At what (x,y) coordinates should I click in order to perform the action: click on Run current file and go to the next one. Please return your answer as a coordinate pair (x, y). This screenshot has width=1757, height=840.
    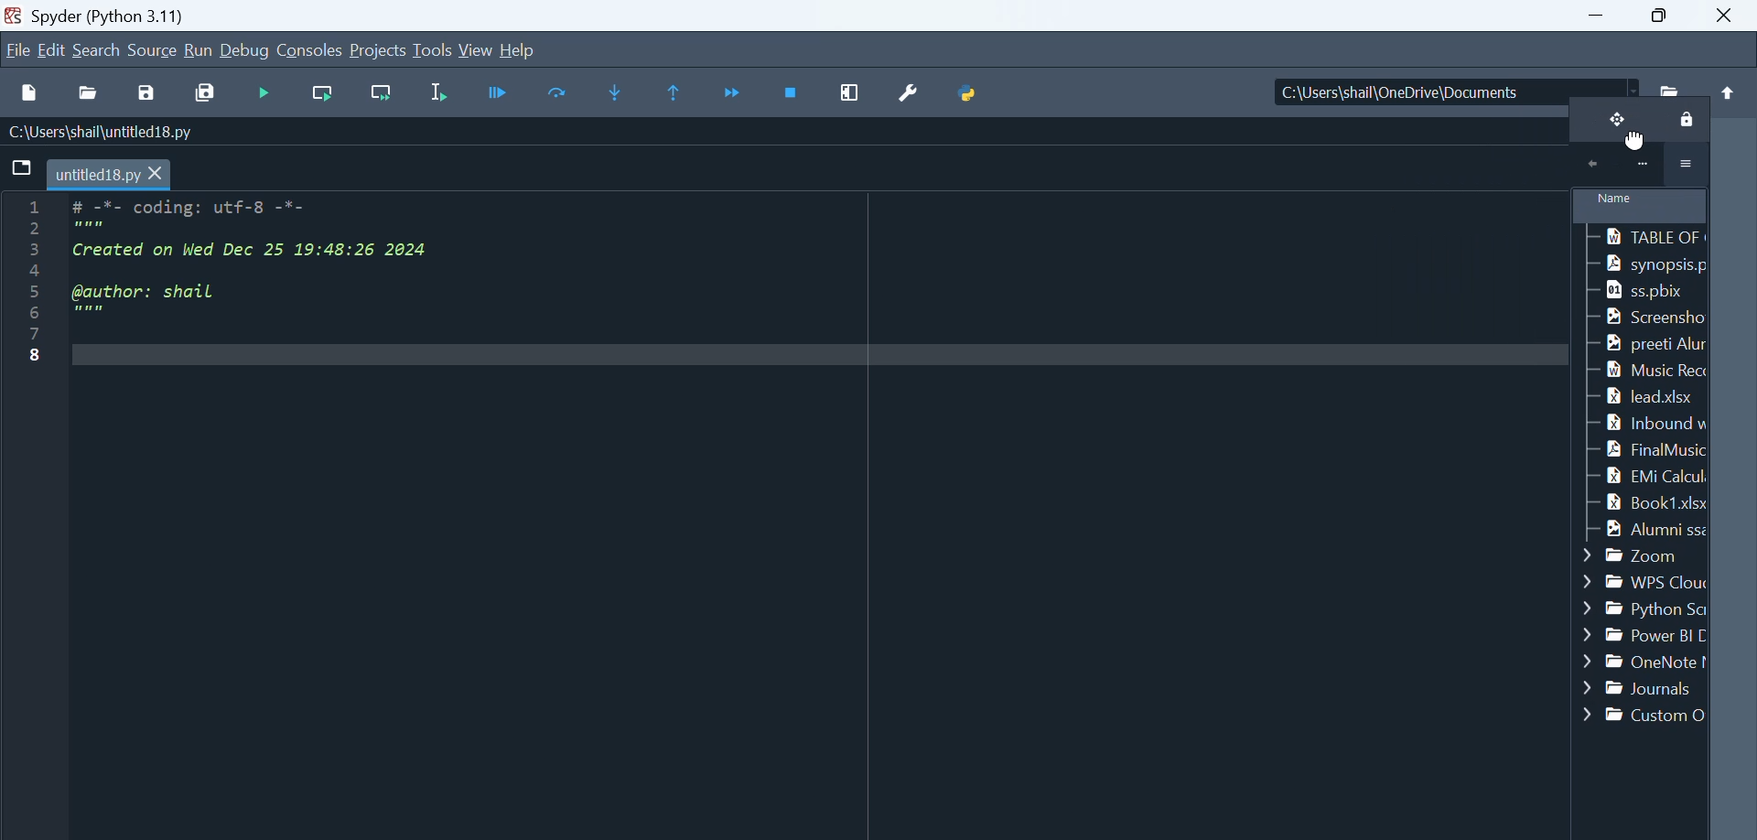
    Looking at the image, I should click on (380, 94).